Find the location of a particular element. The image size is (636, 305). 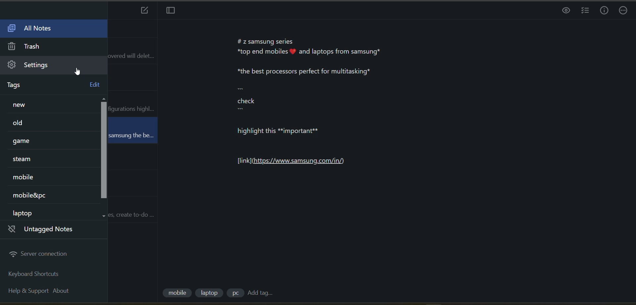

tag 2 is located at coordinates (210, 293).